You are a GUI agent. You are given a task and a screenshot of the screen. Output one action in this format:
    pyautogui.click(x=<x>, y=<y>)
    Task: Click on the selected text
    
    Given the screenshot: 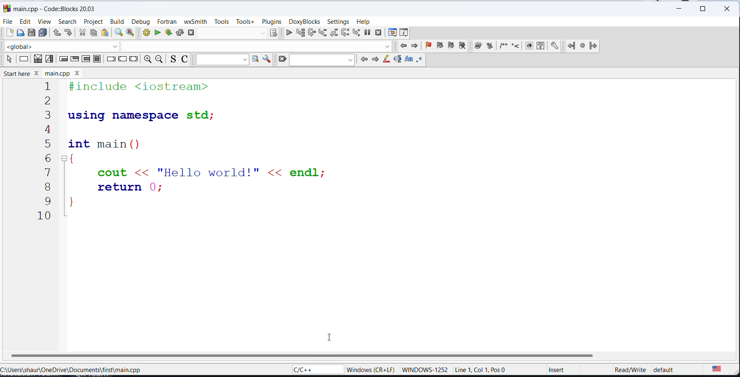 What is the action you would take?
    pyautogui.click(x=397, y=60)
    